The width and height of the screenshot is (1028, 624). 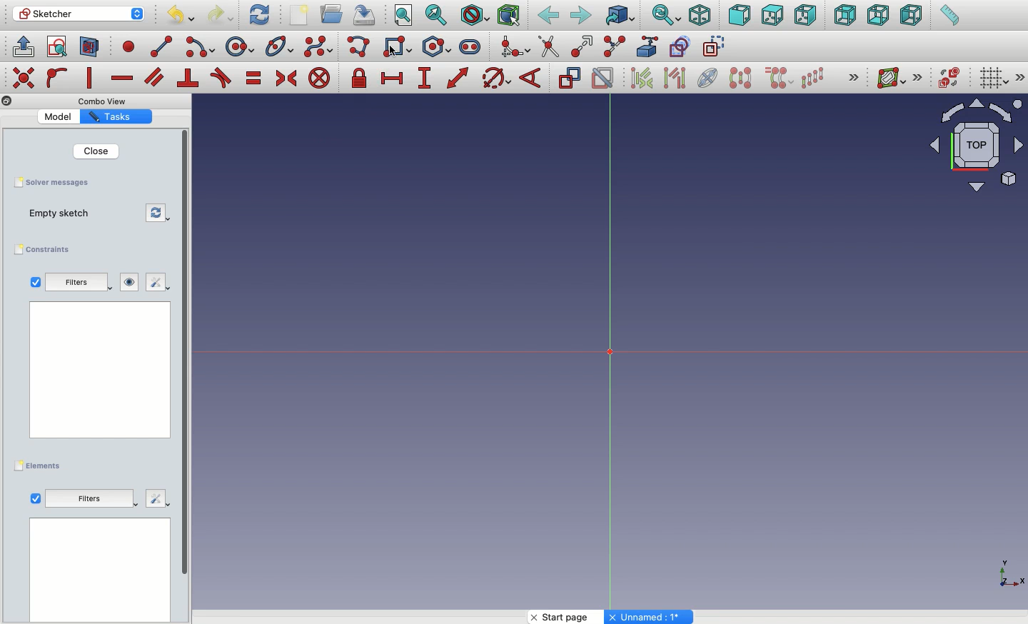 I want to click on view sketch, so click(x=59, y=48).